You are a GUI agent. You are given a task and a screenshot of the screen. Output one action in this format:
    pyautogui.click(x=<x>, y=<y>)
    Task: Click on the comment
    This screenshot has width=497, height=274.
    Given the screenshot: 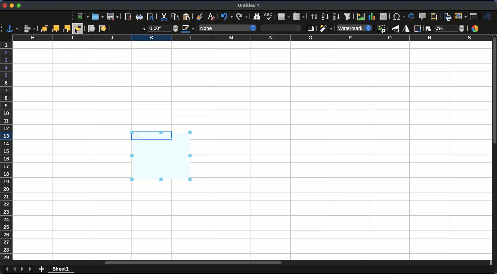 What is the action you would take?
    pyautogui.click(x=423, y=16)
    